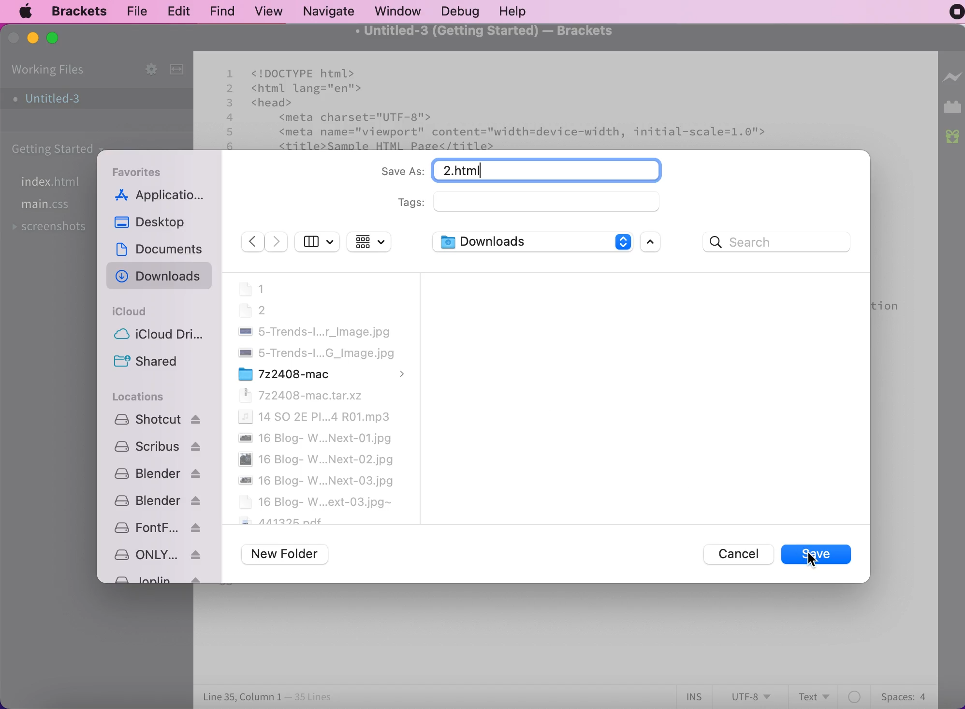 The width and height of the screenshot is (965, 709). I want to click on getting started carpet, so click(54, 151).